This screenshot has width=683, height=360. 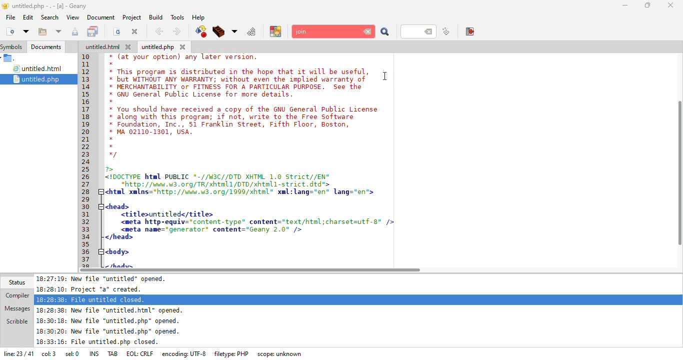 I want to click on choose more, so click(x=234, y=31).